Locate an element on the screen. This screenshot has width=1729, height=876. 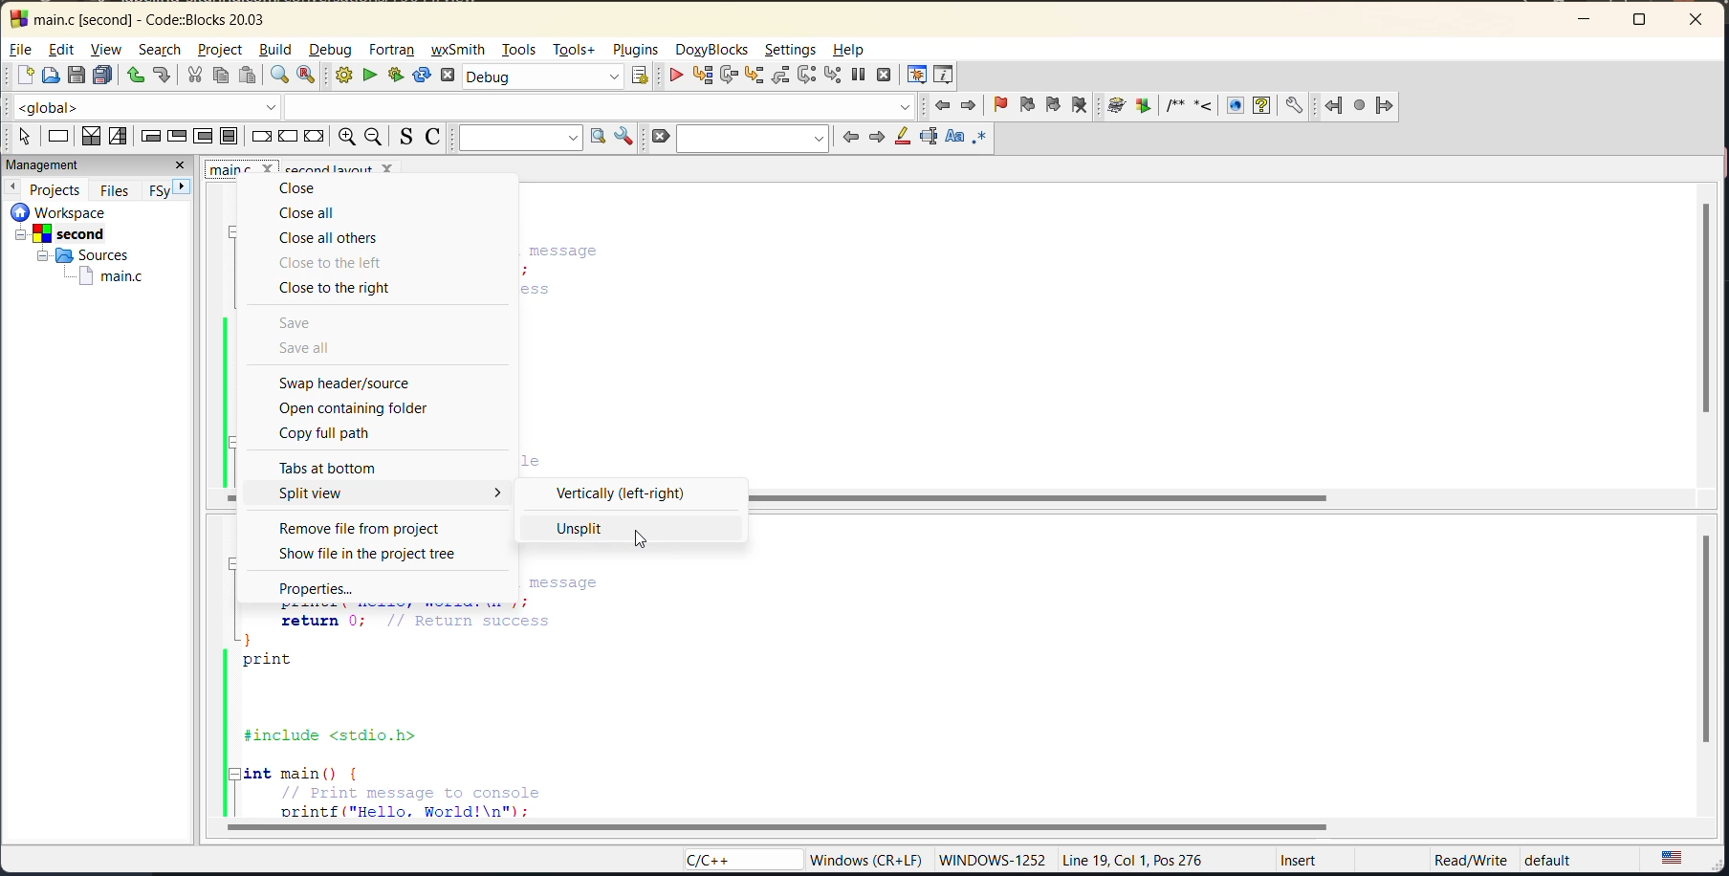
plugins is located at coordinates (638, 48).